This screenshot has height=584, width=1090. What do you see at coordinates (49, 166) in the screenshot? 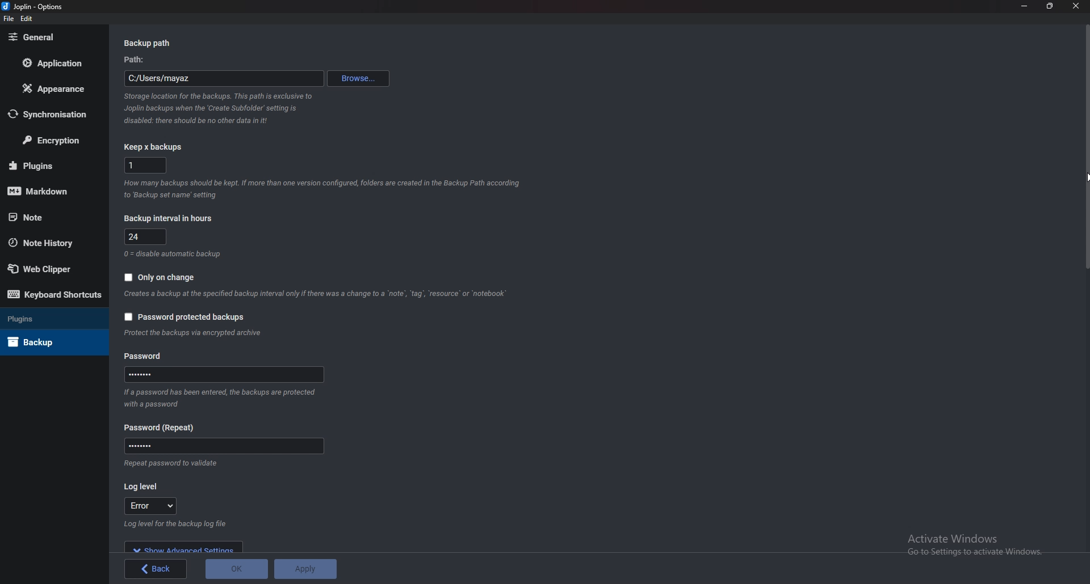
I see `Plugins` at bounding box center [49, 166].